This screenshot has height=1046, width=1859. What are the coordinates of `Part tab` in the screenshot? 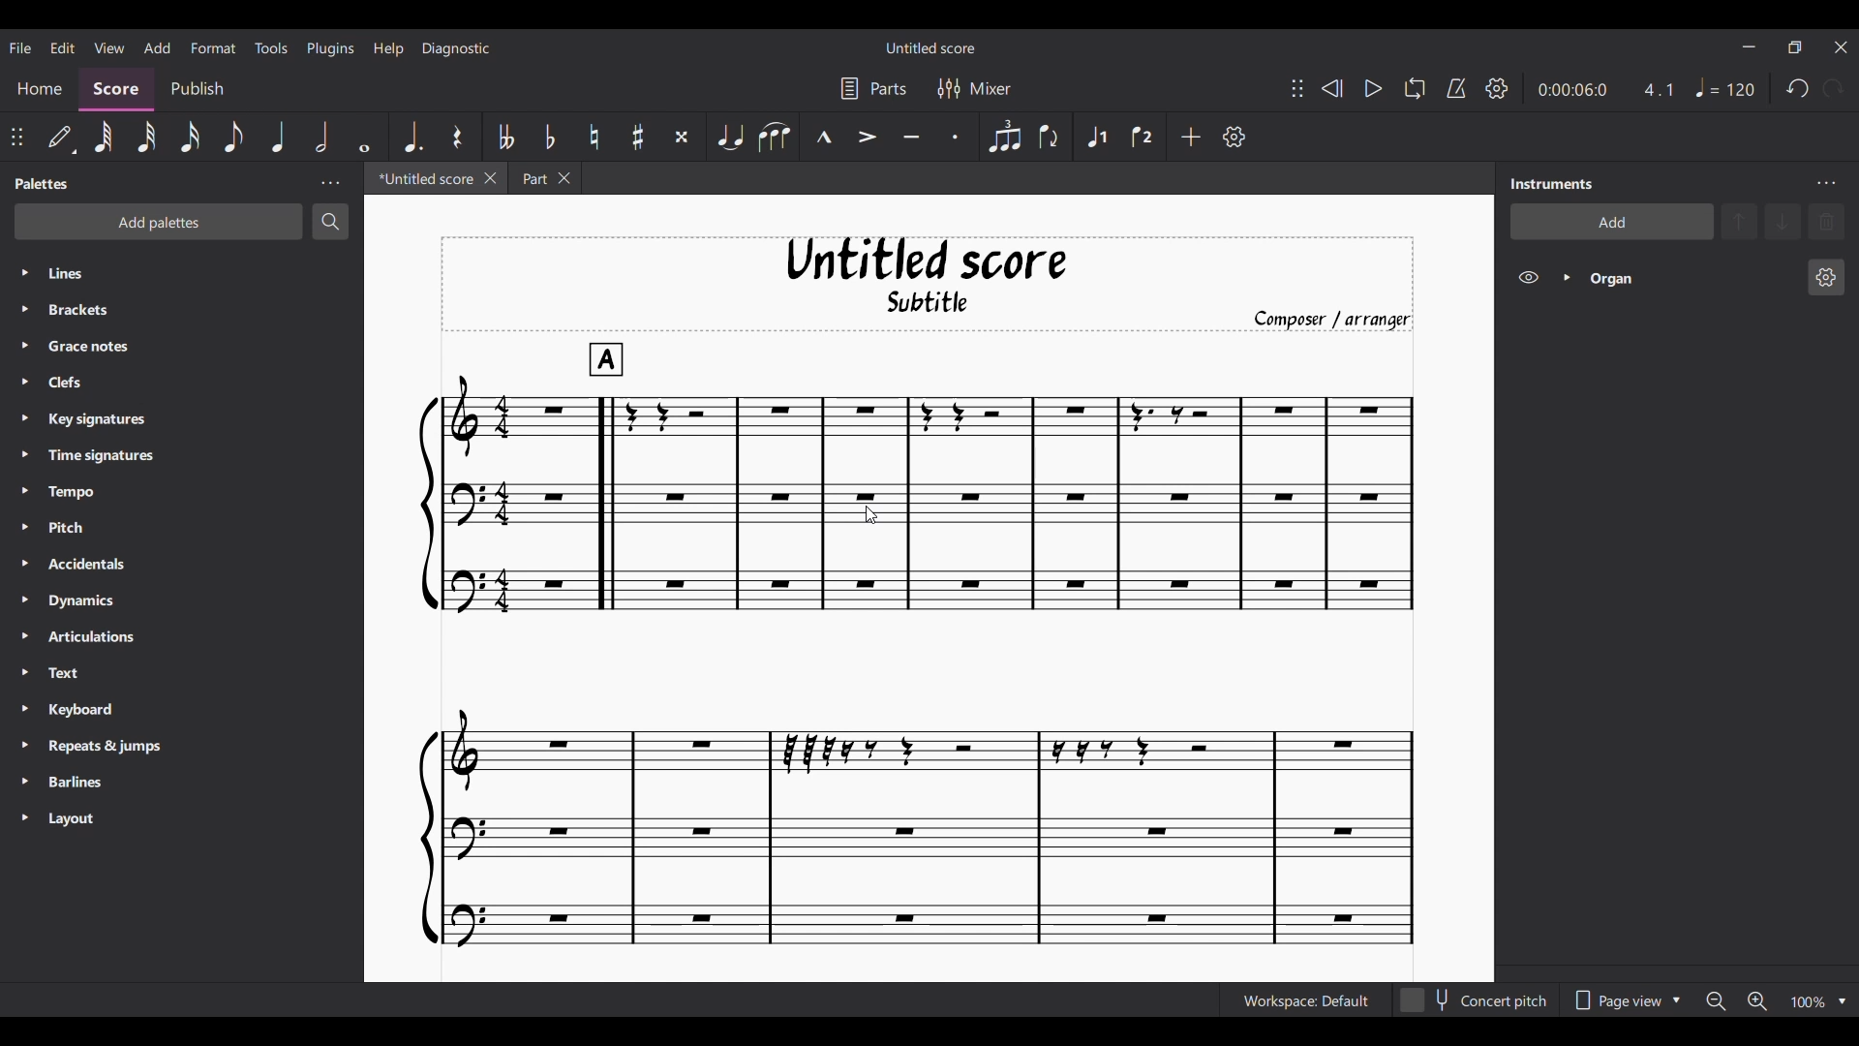 It's located at (533, 178).